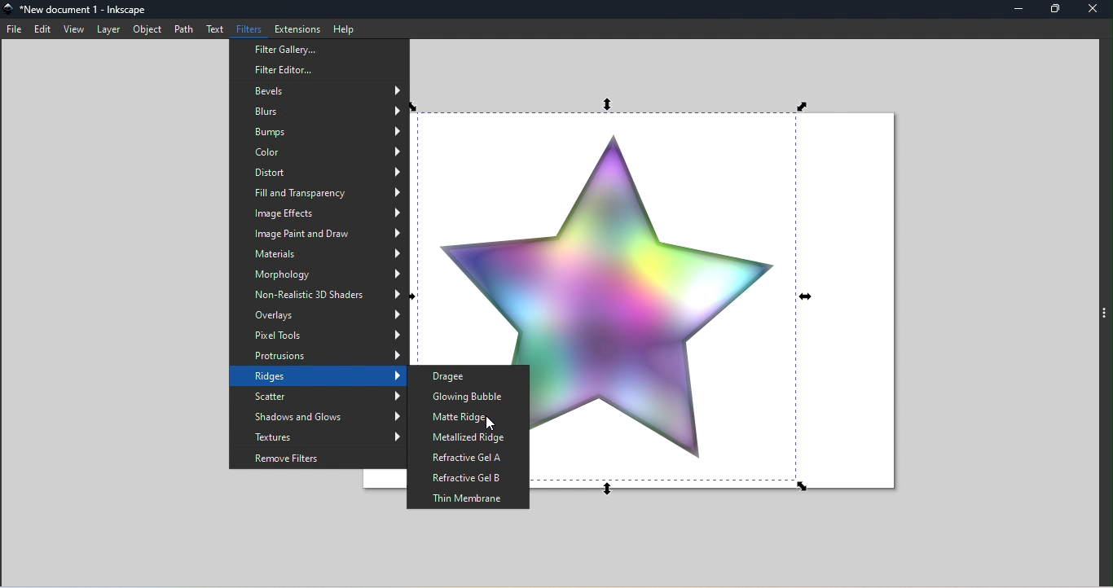 Image resolution: width=1113 pixels, height=588 pixels. Describe the element at coordinates (320, 296) in the screenshot. I see `Non-realistic 3D Shades` at that location.